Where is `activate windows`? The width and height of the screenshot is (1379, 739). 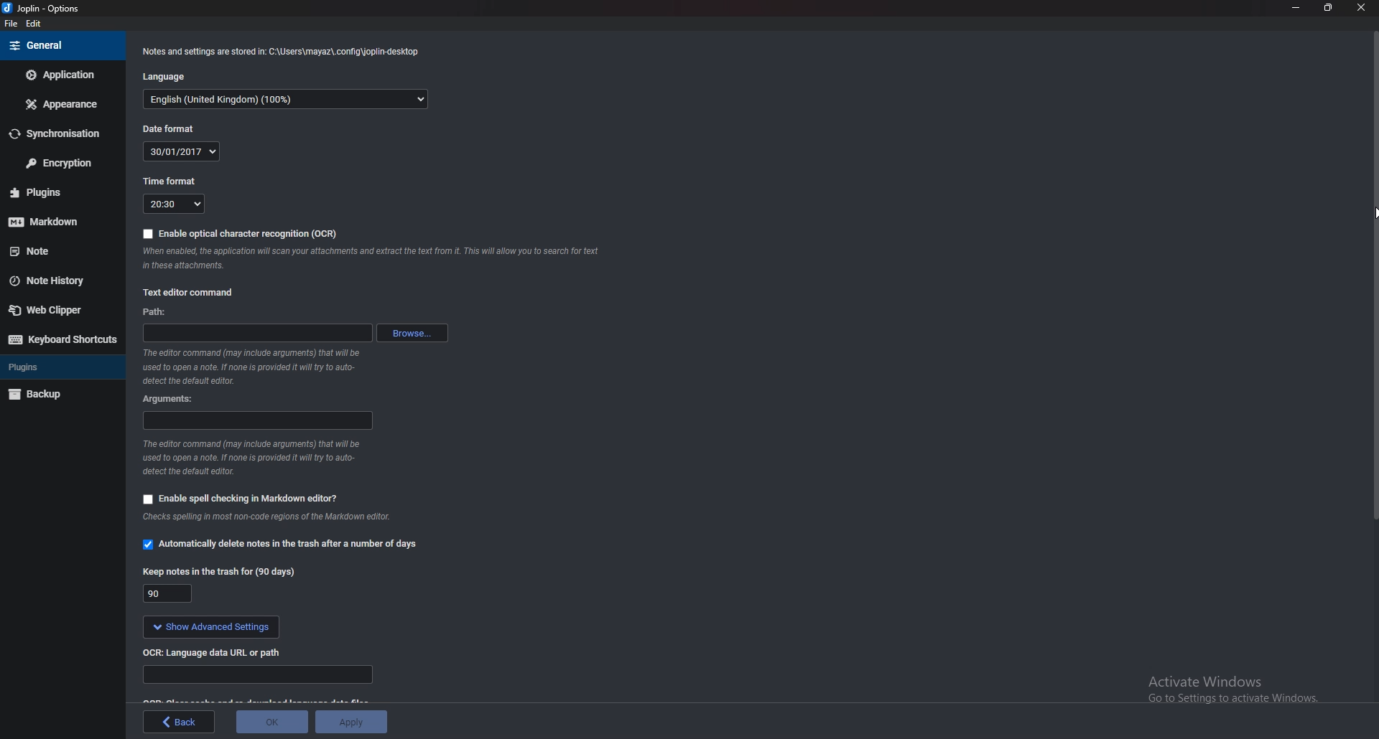 activate windows is located at coordinates (1235, 684).